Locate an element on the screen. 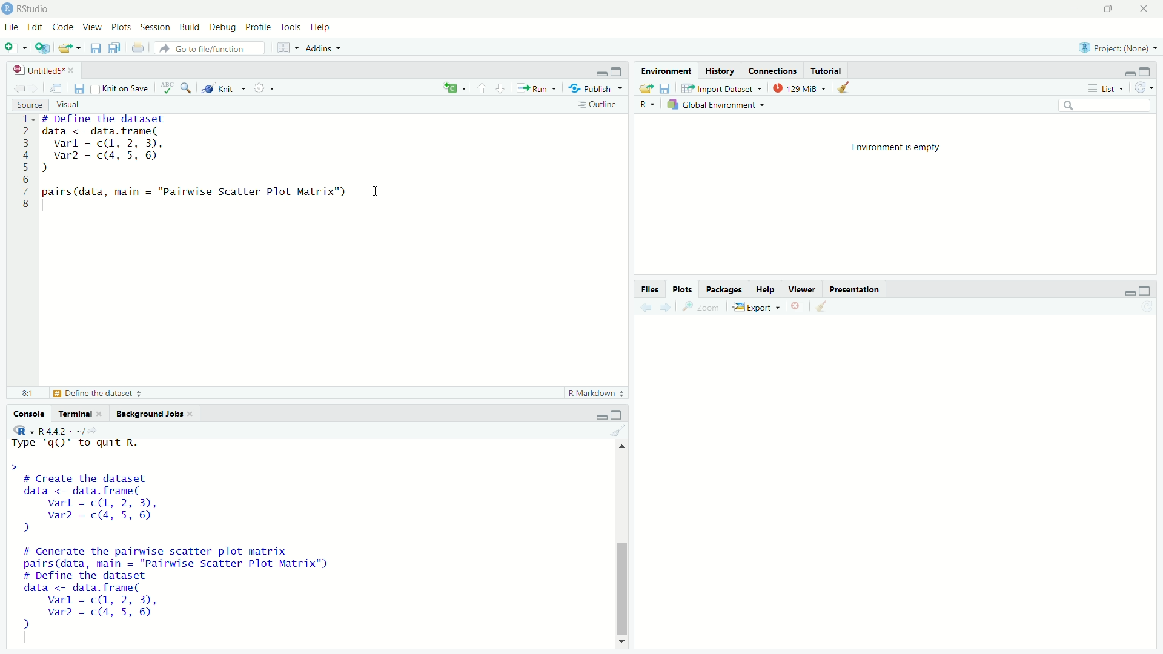 The height and width of the screenshot is (654, 1163). Export is located at coordinates (755, 307).